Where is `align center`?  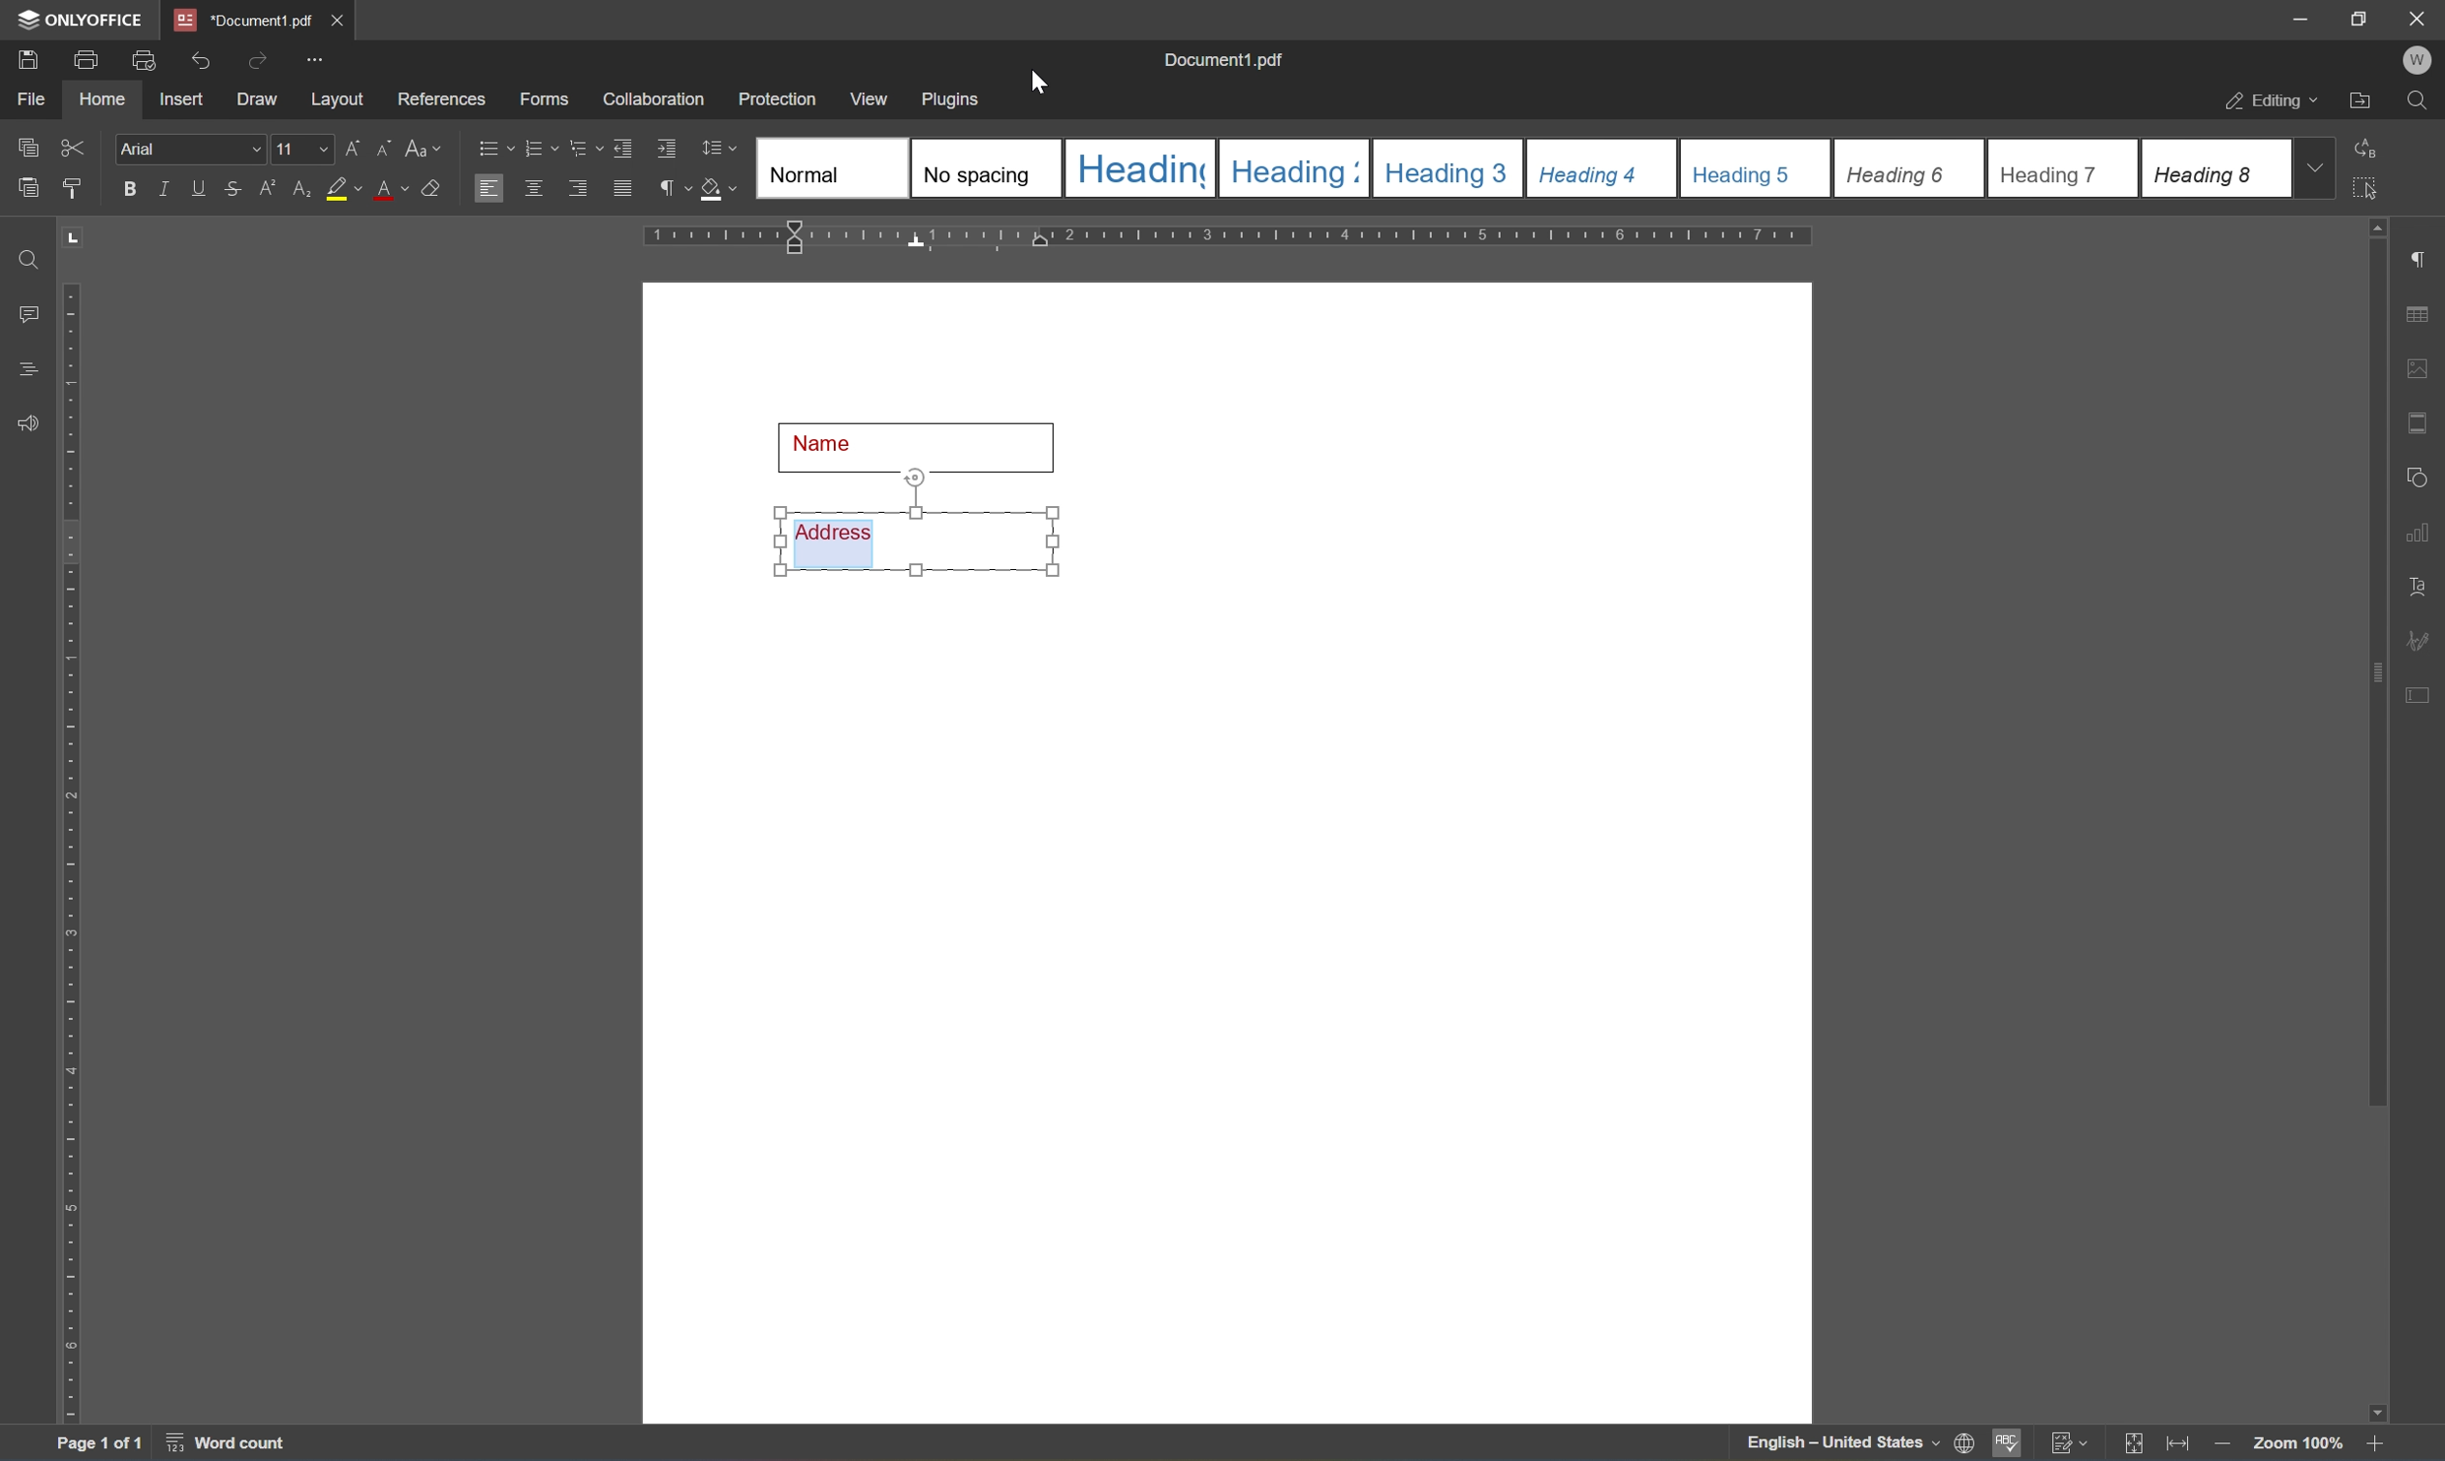
align center is located at coordinates (533, 188).